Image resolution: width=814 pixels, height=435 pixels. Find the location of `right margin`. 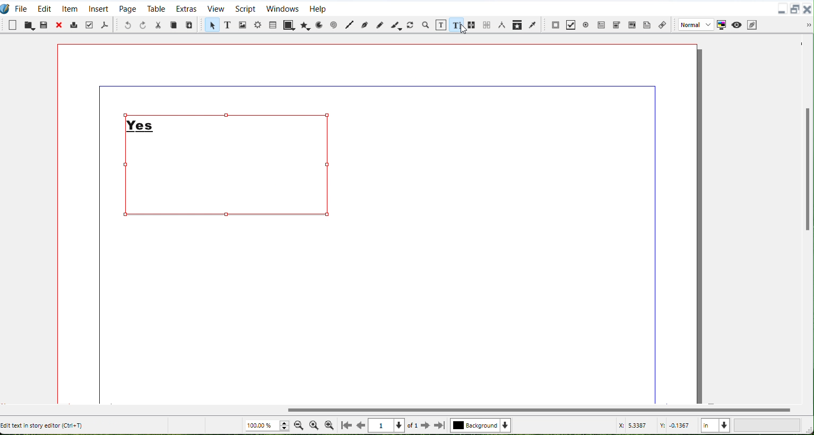

right margin is located at coordinates (656, 248).